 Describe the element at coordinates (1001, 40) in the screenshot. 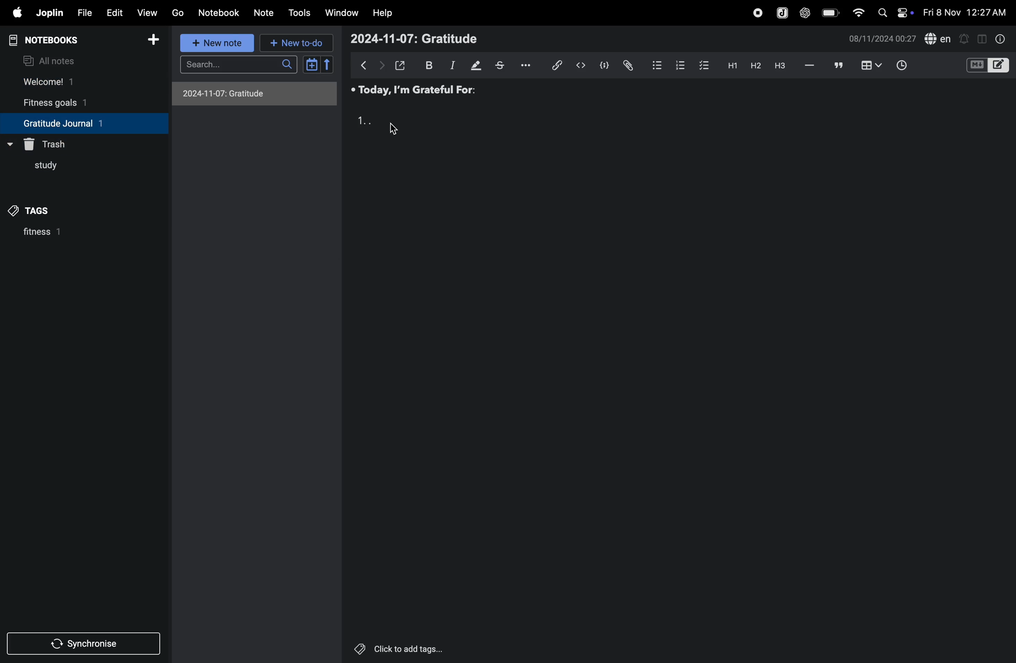

I see `info` at that location.